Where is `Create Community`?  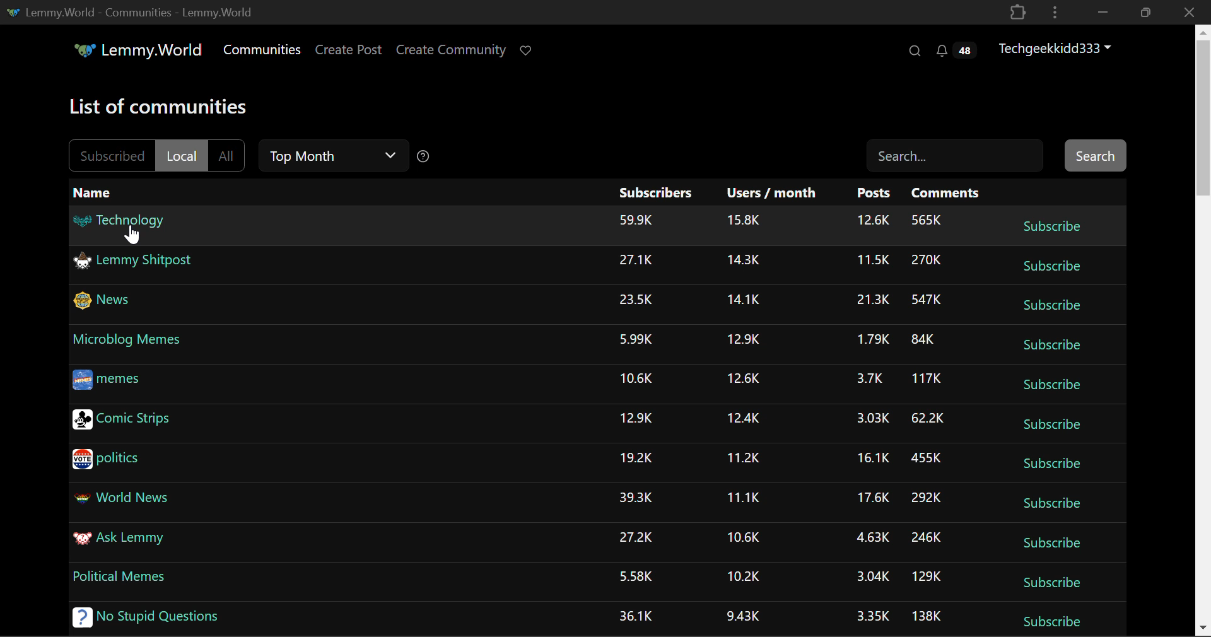
Create Community is located at coordinates (451, 52).